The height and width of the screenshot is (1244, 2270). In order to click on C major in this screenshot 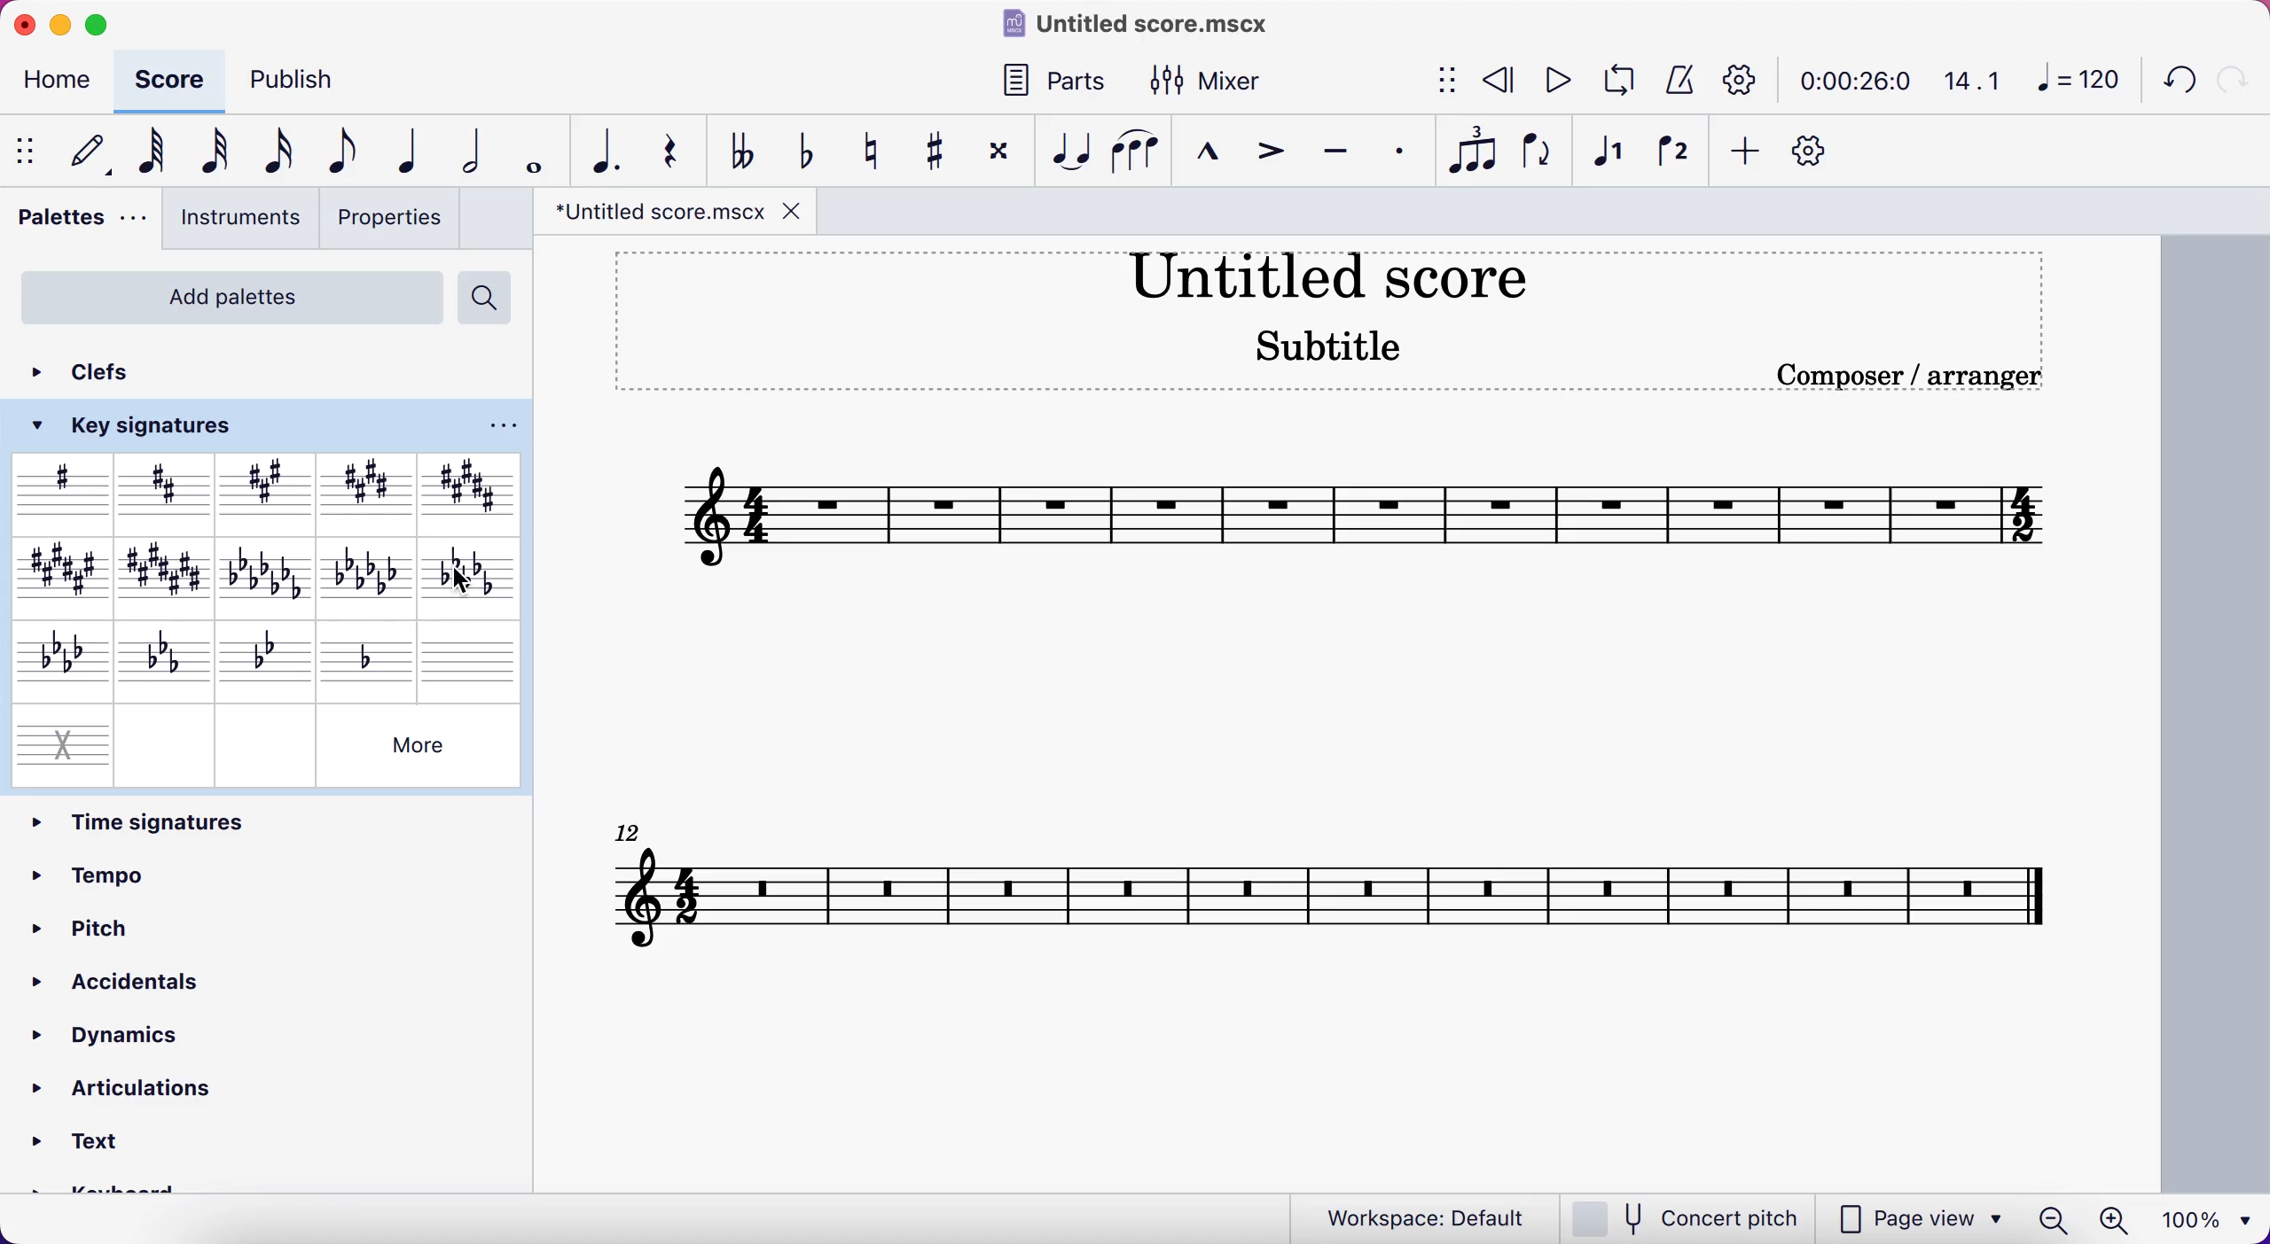, I will do `click(168, 575)`.